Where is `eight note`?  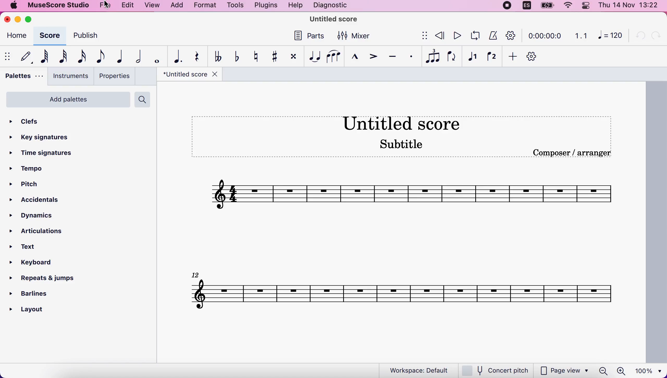
eight note is located at coordinates (99, 57).